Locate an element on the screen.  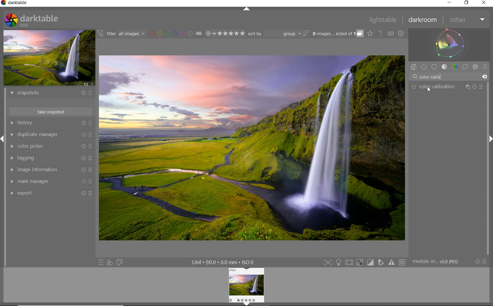
cursor is located at coordinates (430, 89).